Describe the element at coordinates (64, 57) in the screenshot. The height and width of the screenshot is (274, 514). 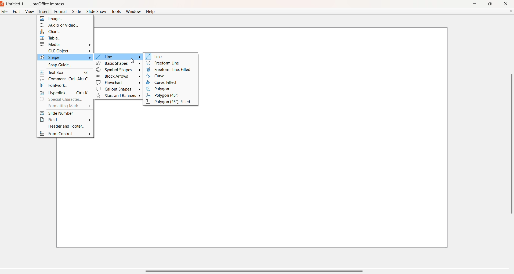
I see `Shape` at that location.